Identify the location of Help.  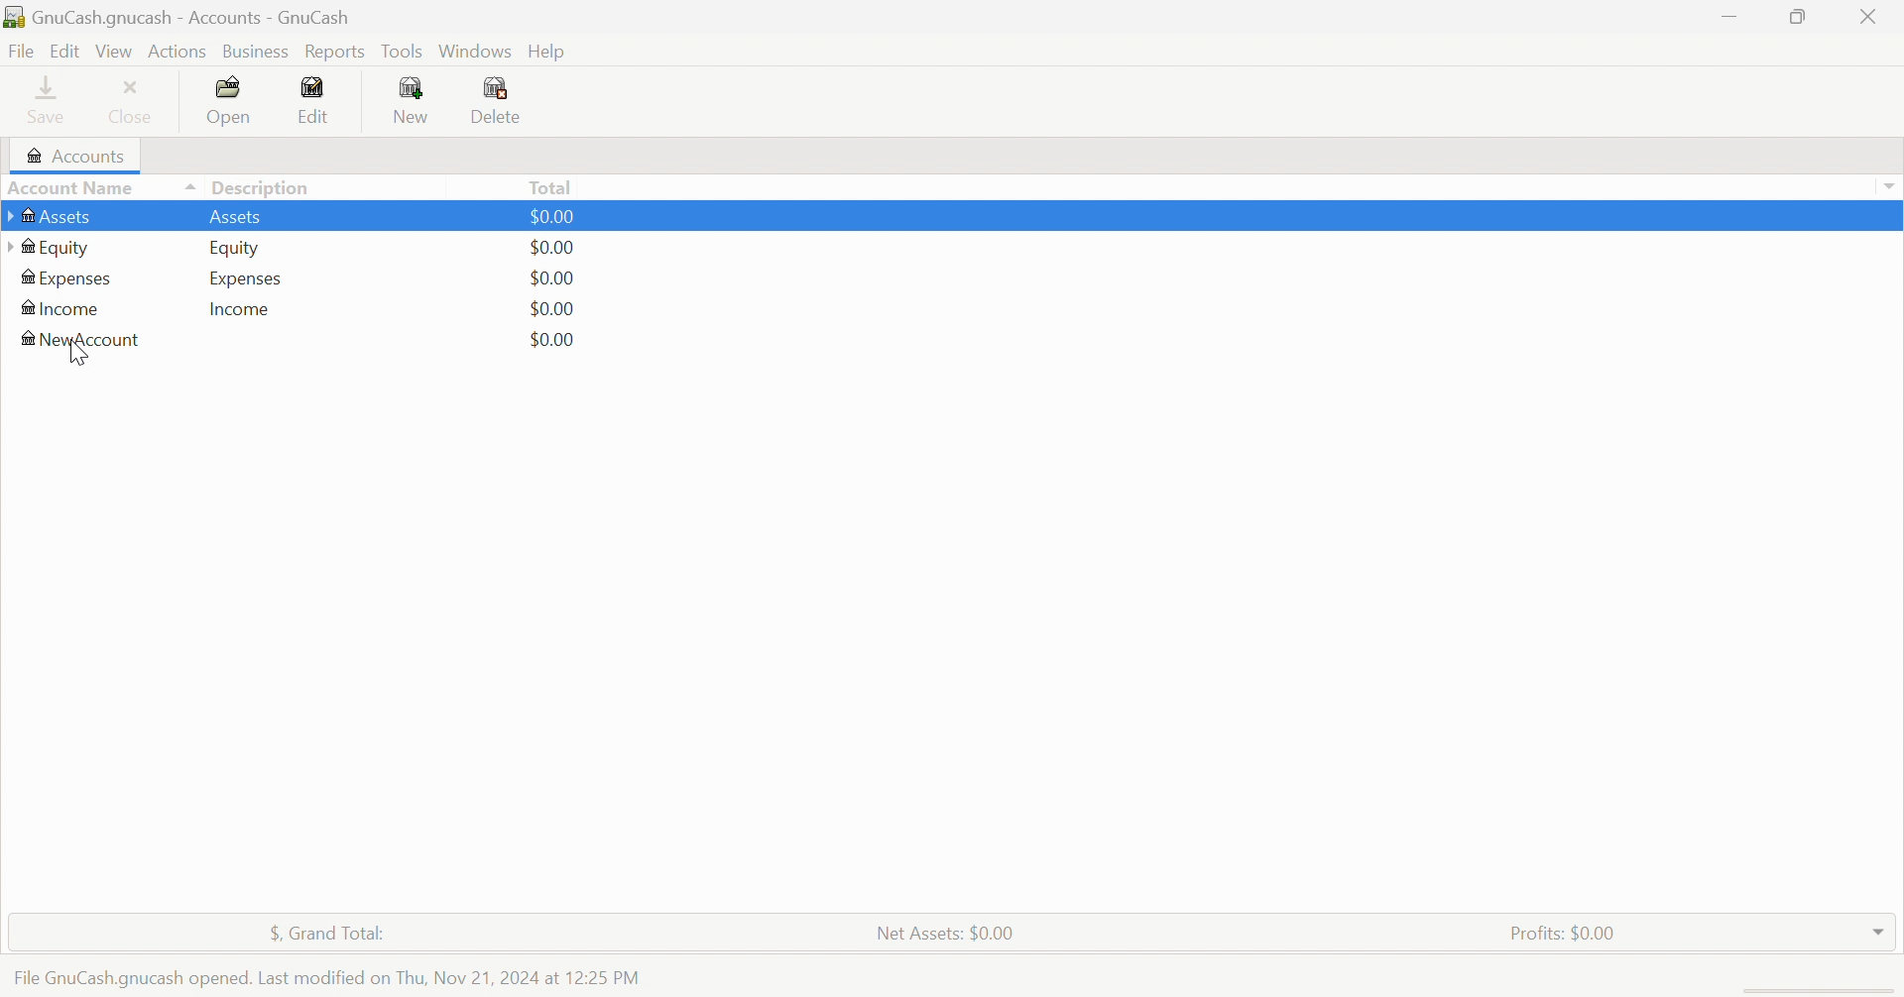
(549, 53).